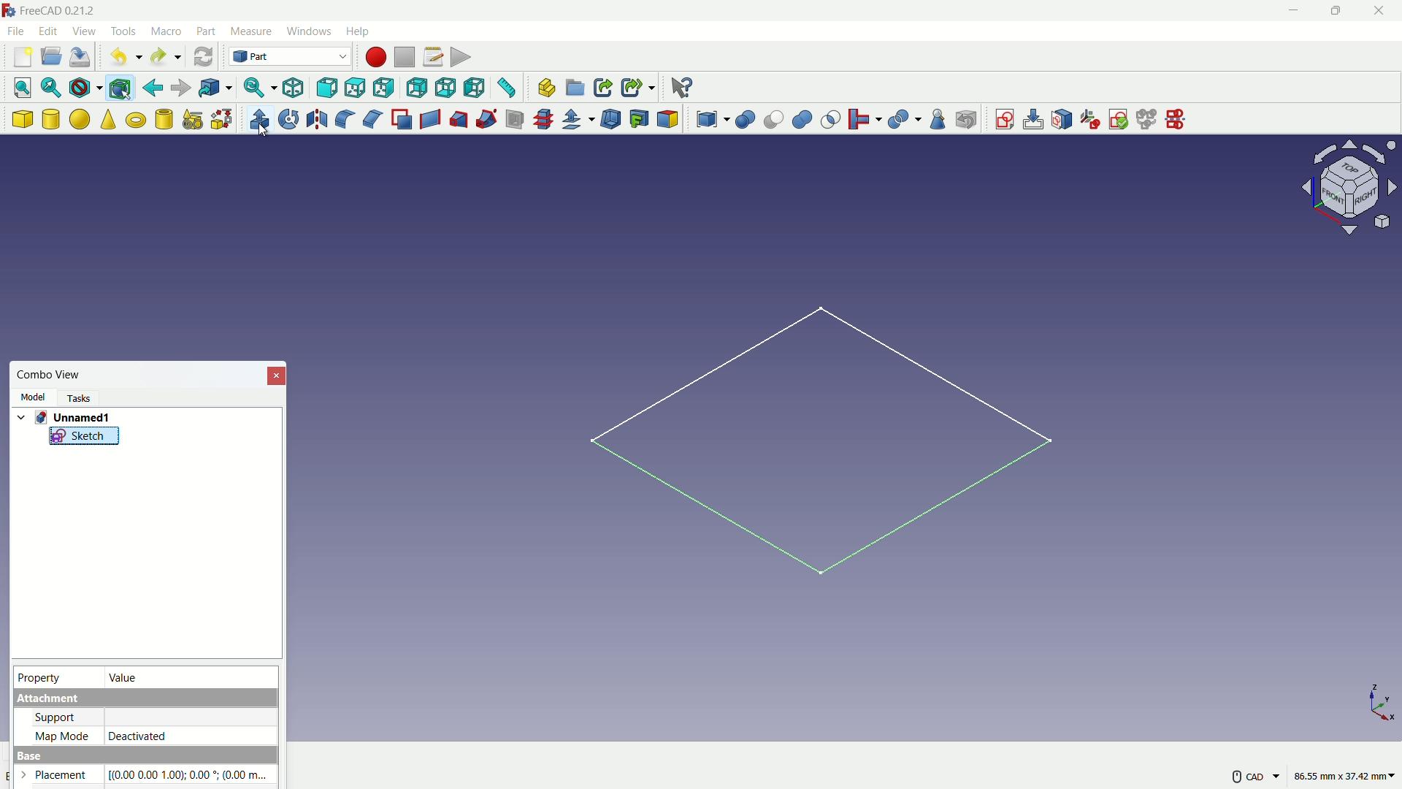 This screenshot has height=789, width=1402. I want to click on cut, so click(773, 119).